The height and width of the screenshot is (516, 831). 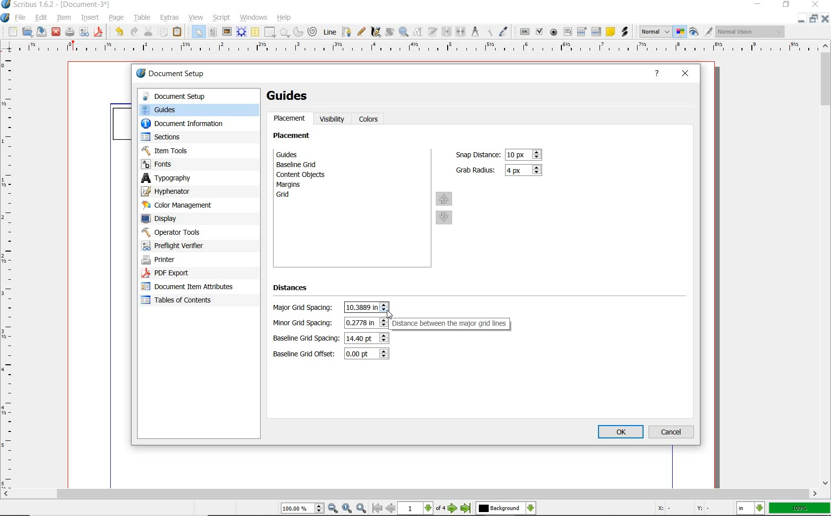 I want to click on zoom in, so click(x=361, y=509).